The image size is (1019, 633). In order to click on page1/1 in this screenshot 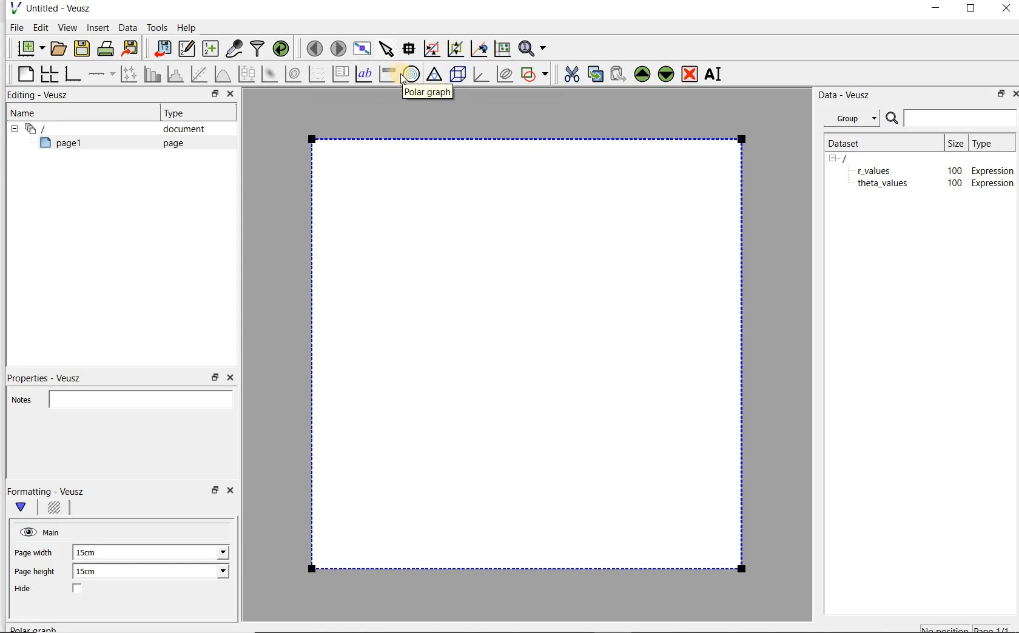, I will do `click(997, 628)`.